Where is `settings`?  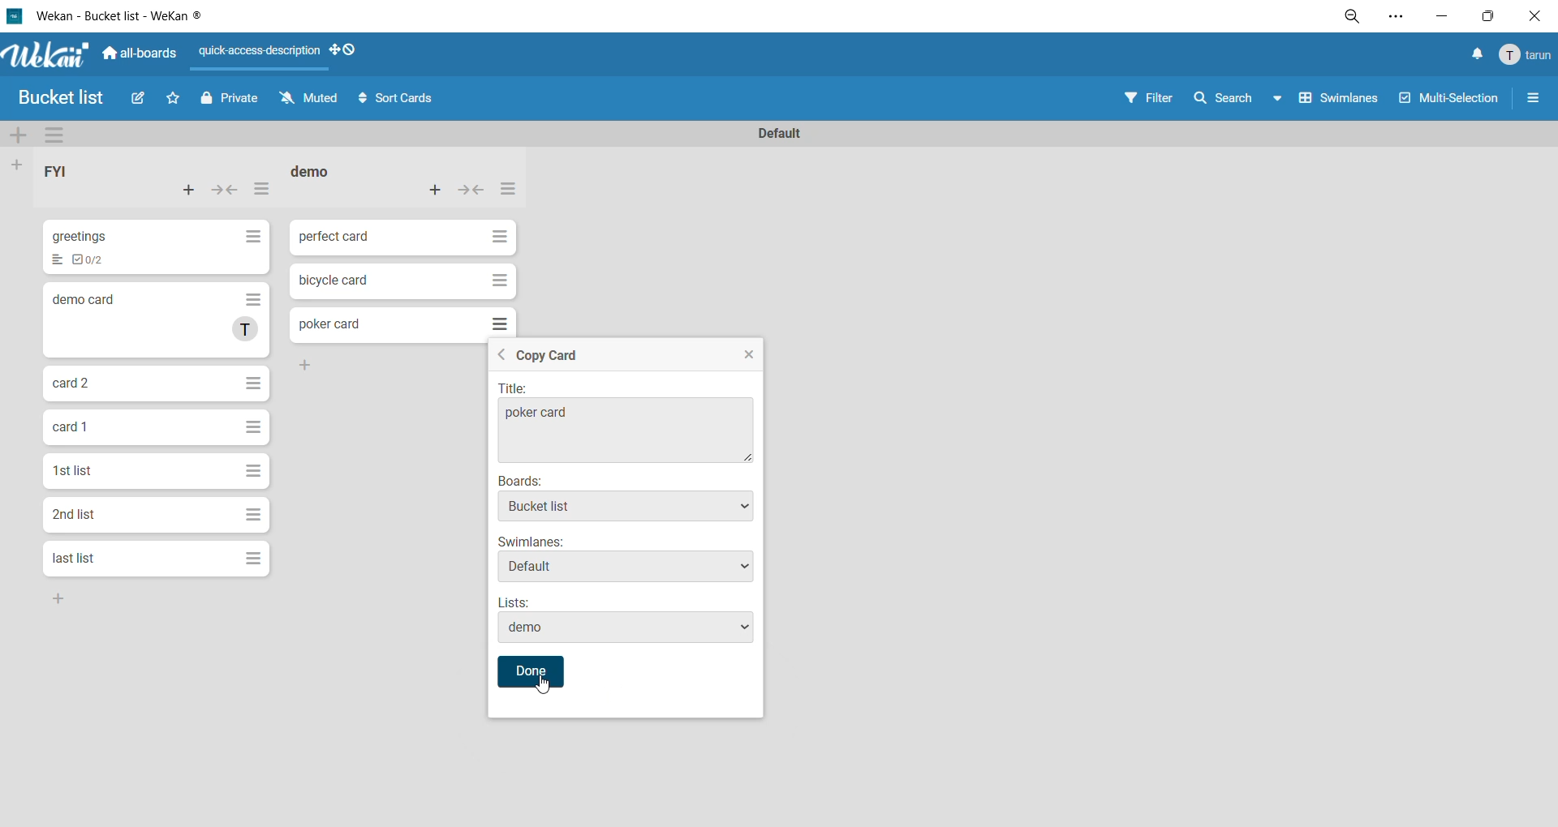
settings is located at coordinates (1396, 17).